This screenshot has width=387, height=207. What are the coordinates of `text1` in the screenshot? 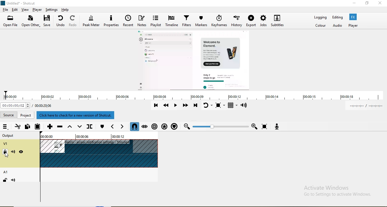 It's located at (78, 115).